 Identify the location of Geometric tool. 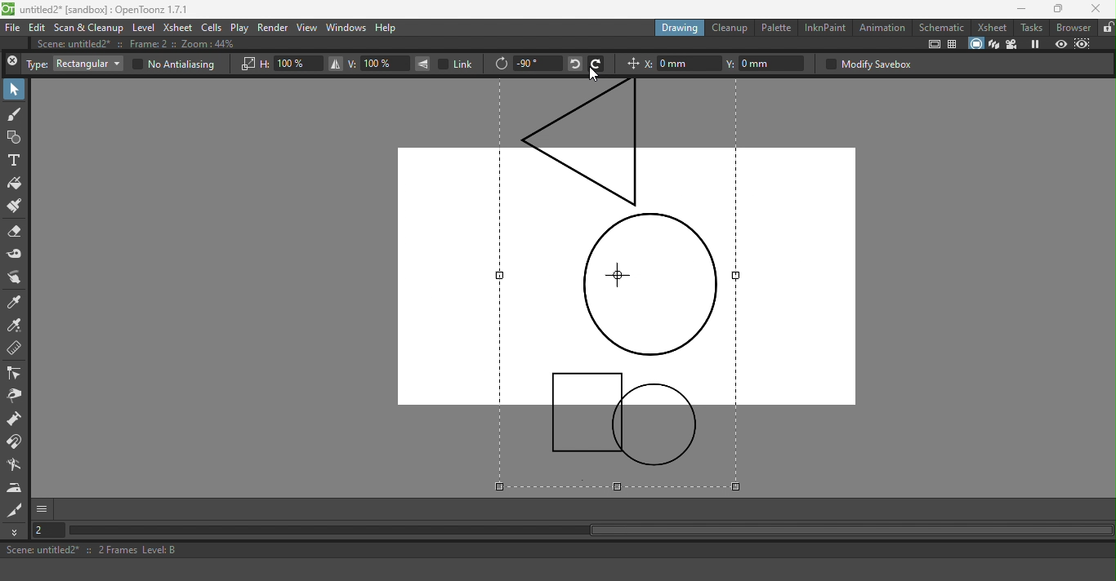
(15, 137).